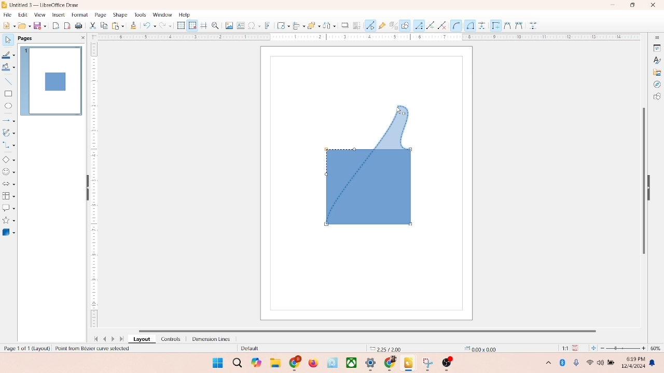 This screenshot has width=664, height=373. I want to click on allign, so click(297, 24).